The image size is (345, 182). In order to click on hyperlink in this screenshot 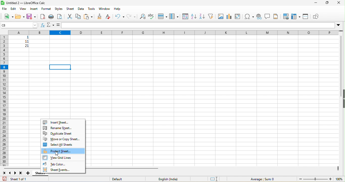, I will do `click(259, 16)`.